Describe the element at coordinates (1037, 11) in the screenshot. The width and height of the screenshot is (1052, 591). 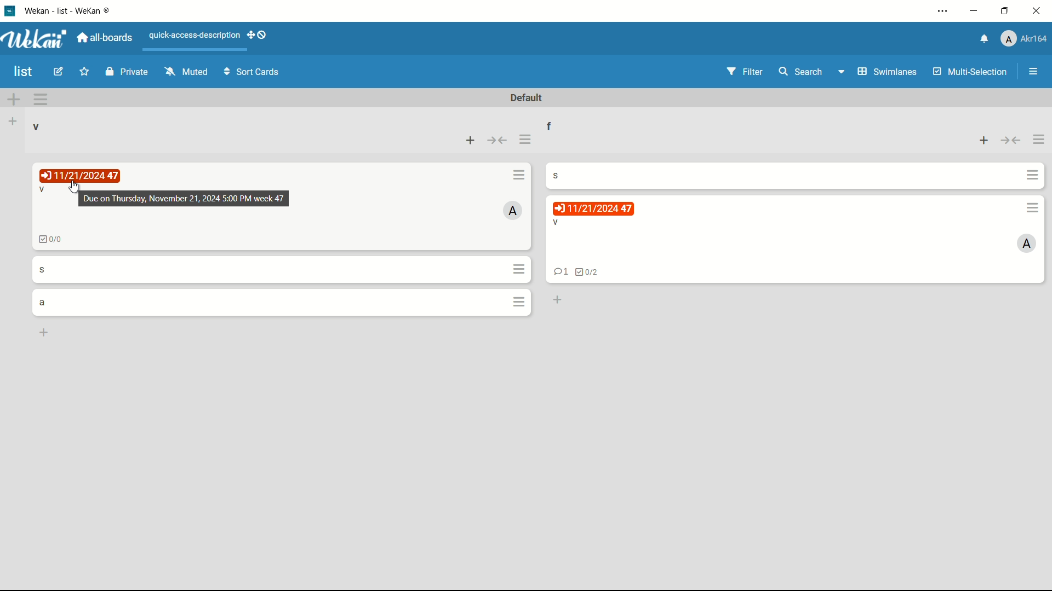
I see `close app` at that location.